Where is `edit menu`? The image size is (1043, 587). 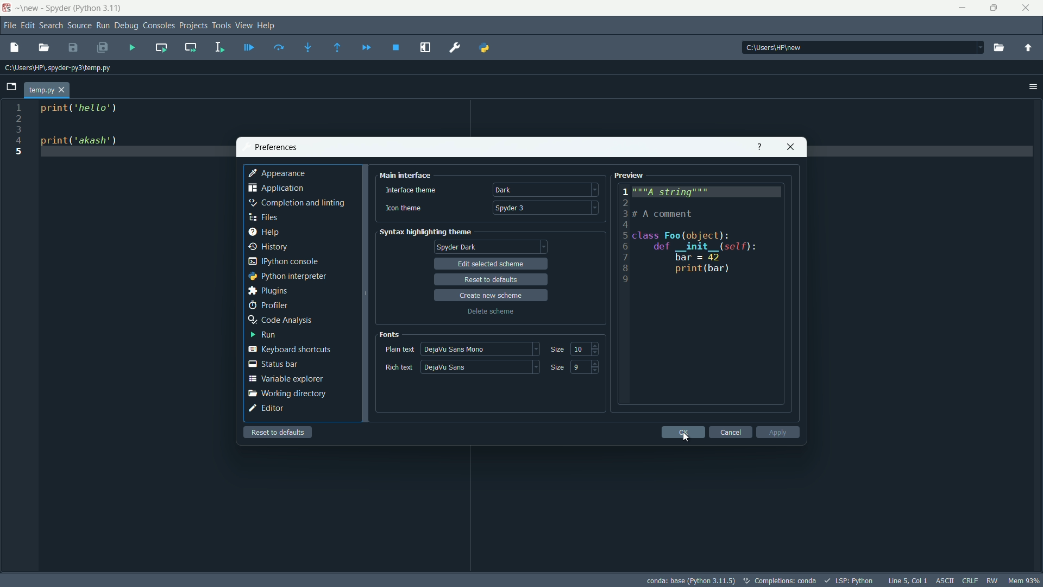 edit menu is located at coordinates (28, 25).